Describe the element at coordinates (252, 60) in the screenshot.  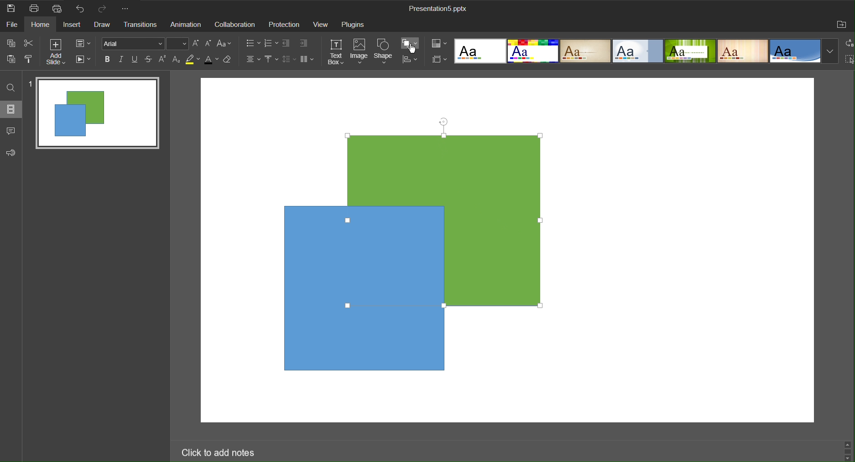
I see `Alignment` at that location.